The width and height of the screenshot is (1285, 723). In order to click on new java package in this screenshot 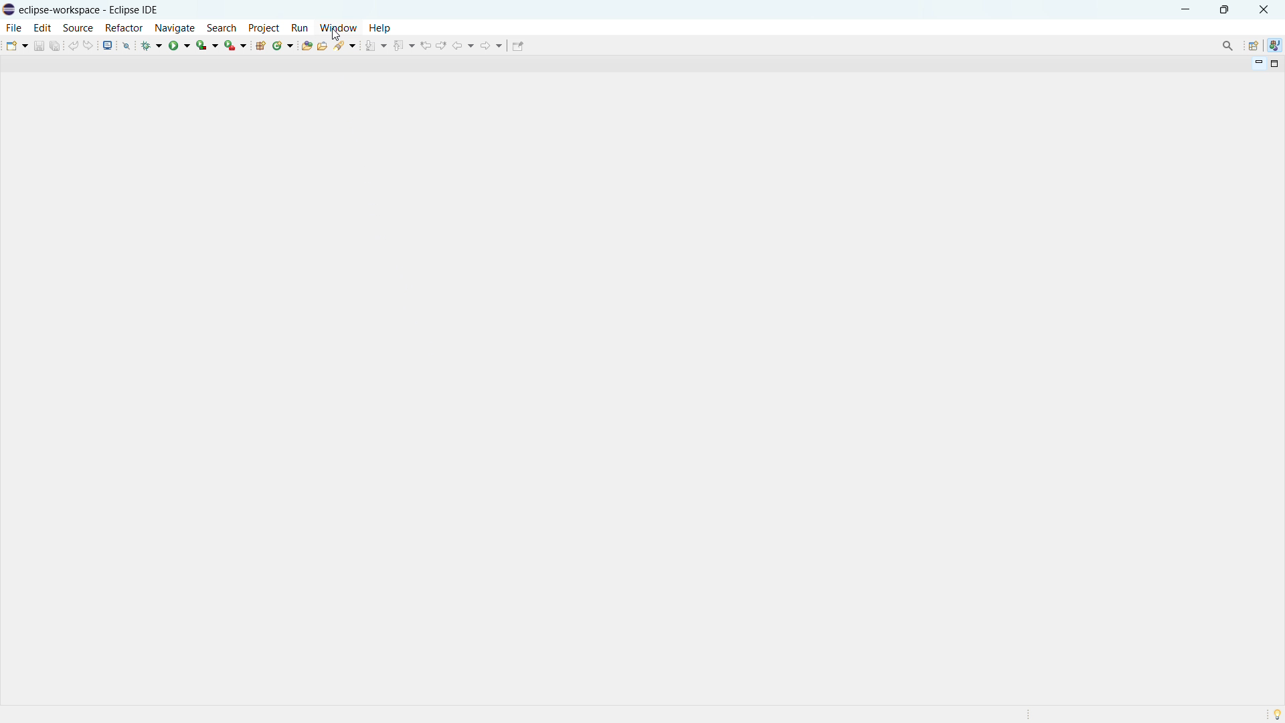, I will do `click(260, 46)`.